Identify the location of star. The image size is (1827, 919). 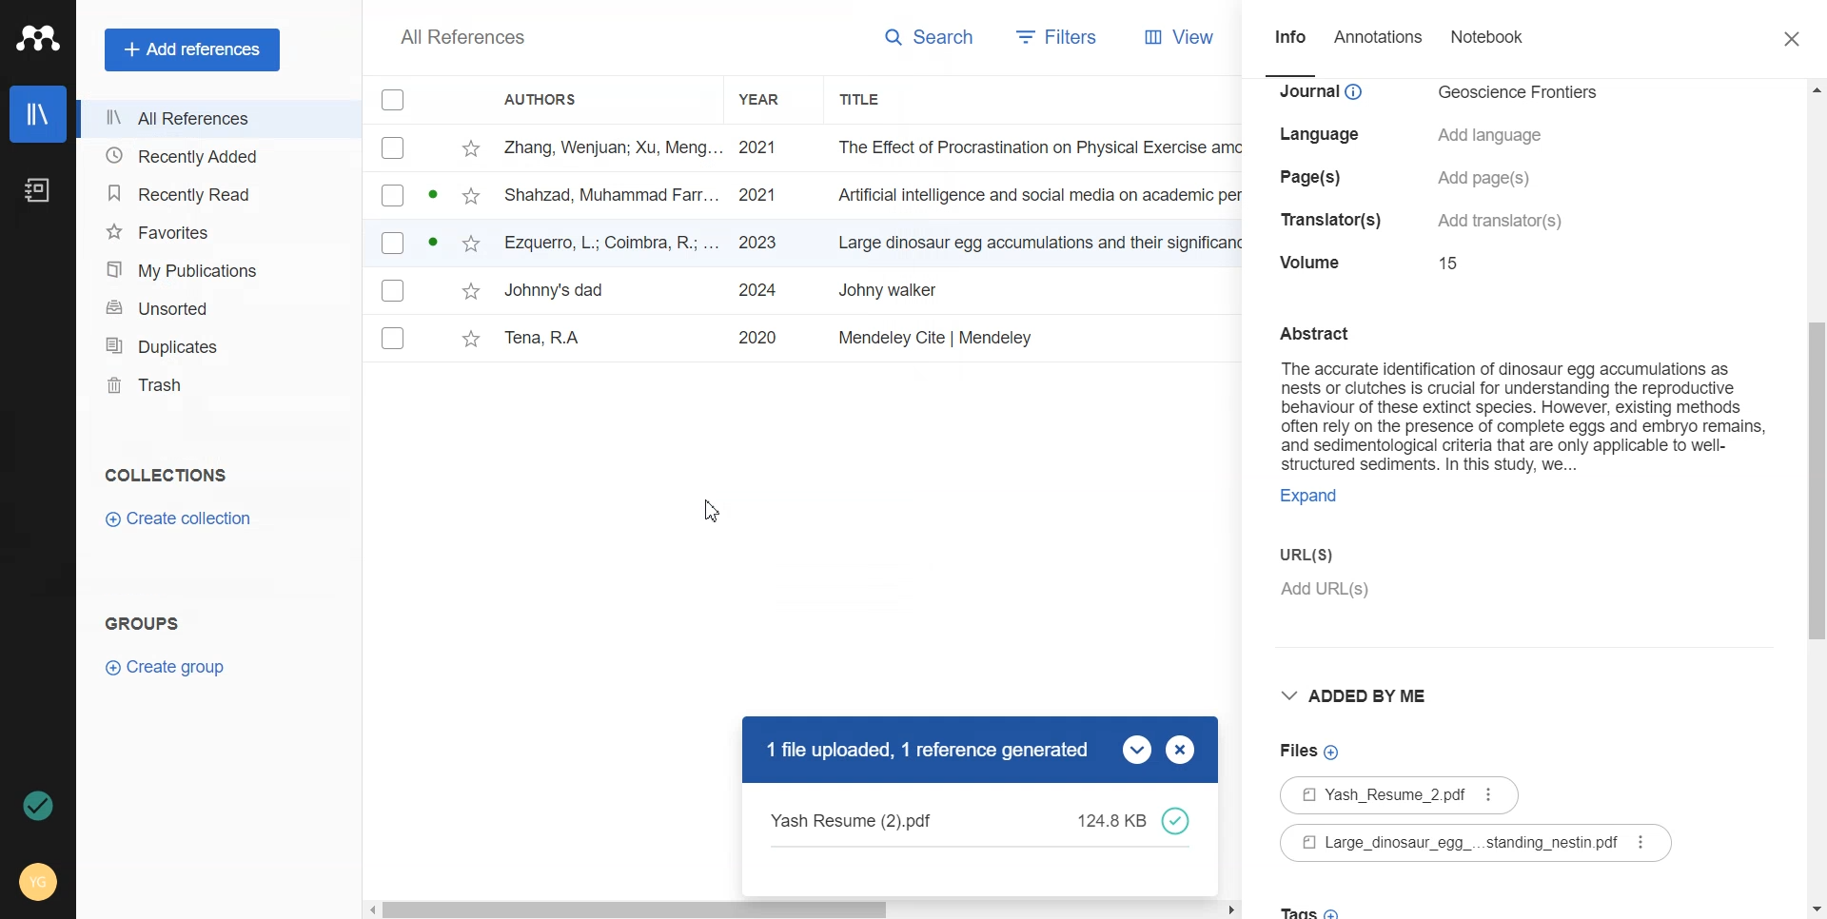
(471, 288).